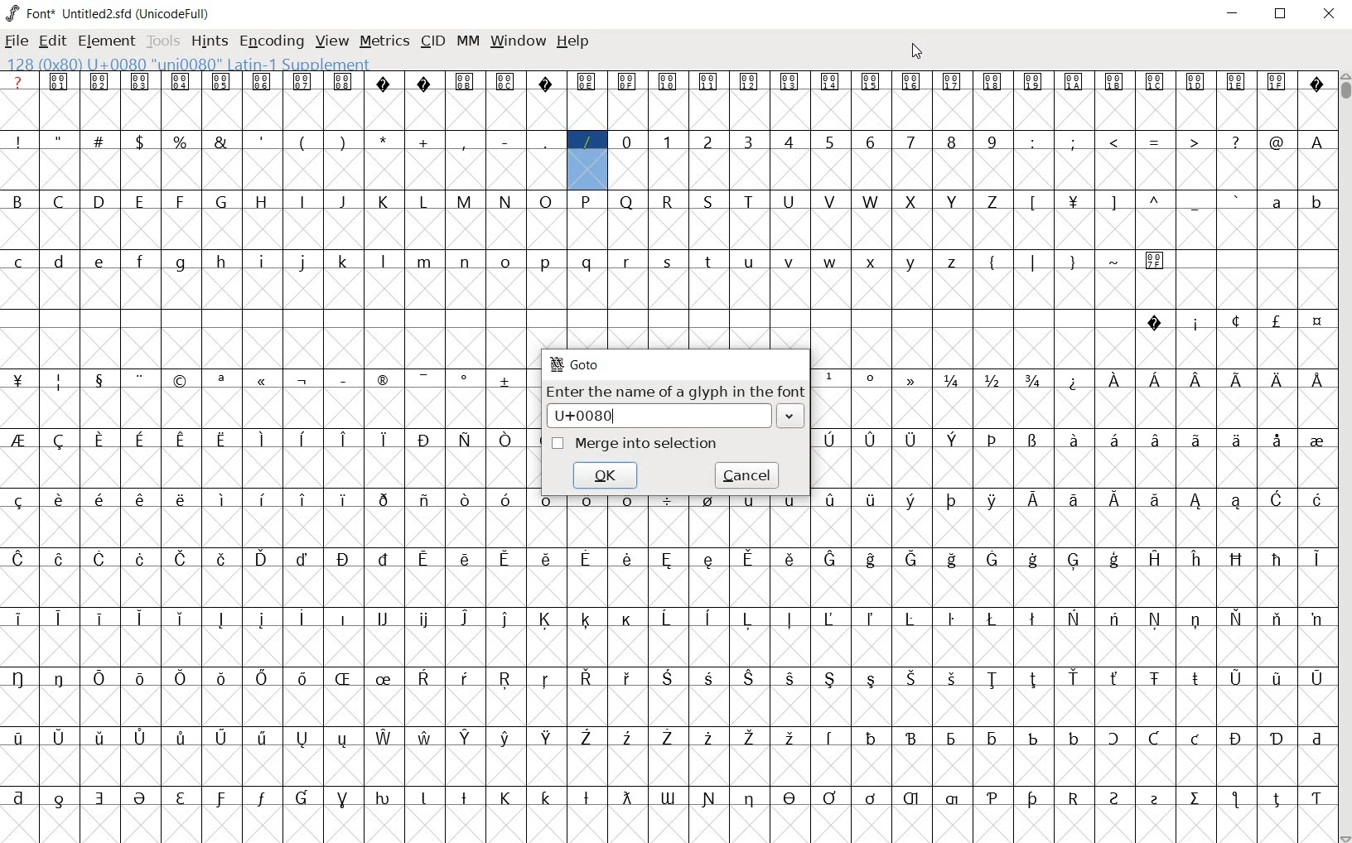 This screenshot has height=843, width=1352. What do you see at coordinates (1155, 738) in the screenshot?
I see `glyph` at bounding box center [1155, 738].